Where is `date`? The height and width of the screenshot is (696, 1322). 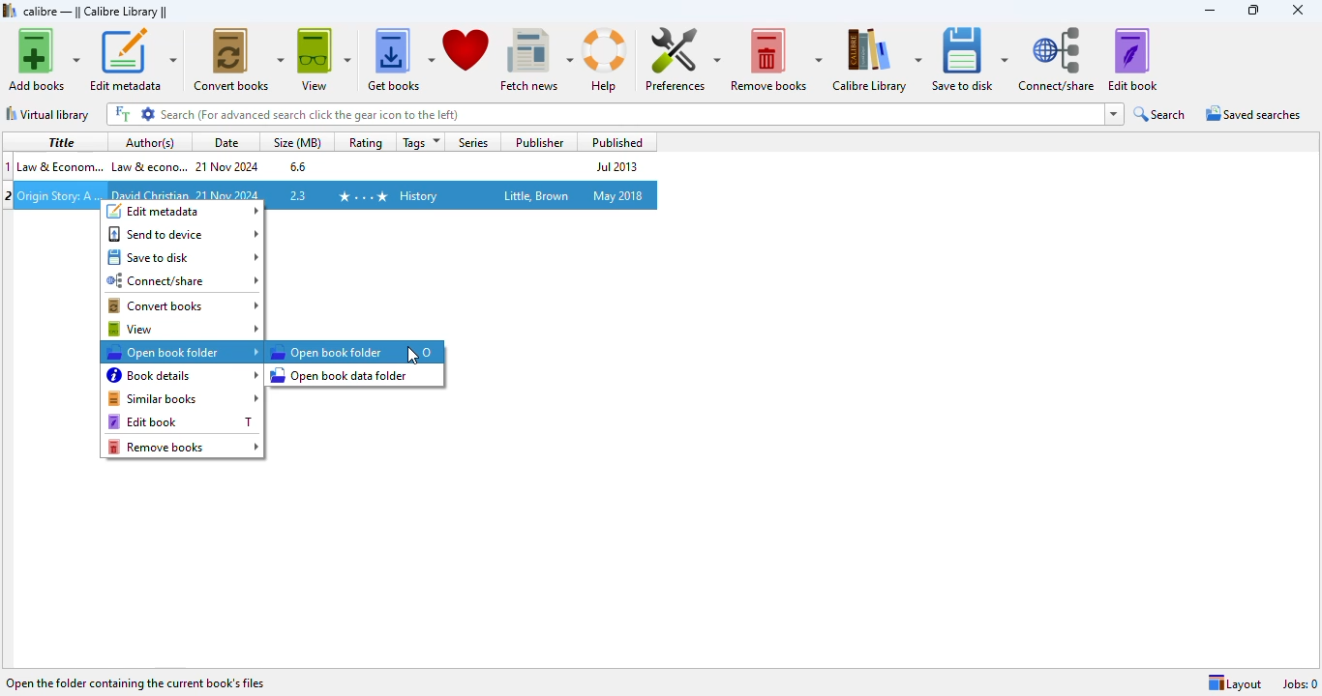
date is located at coordinates (224, 142).